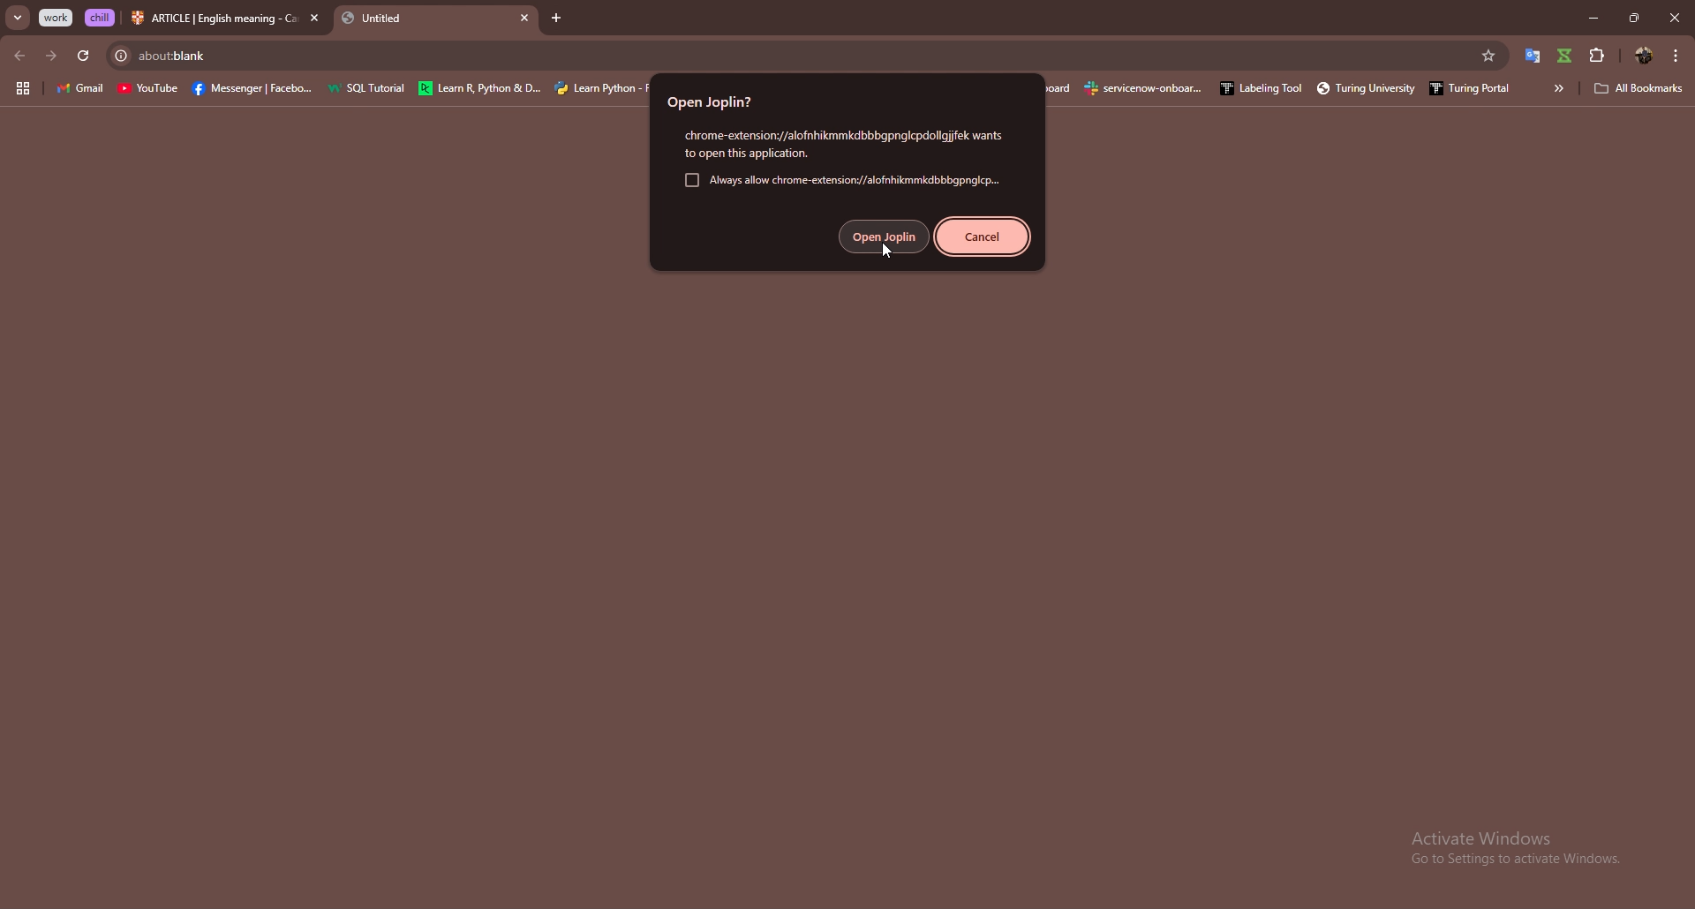 The image size is (1695, 909). What do you see at coordinates (525, 19) in the screenshot?
I see `close tab` at bounding box center [525, 19].